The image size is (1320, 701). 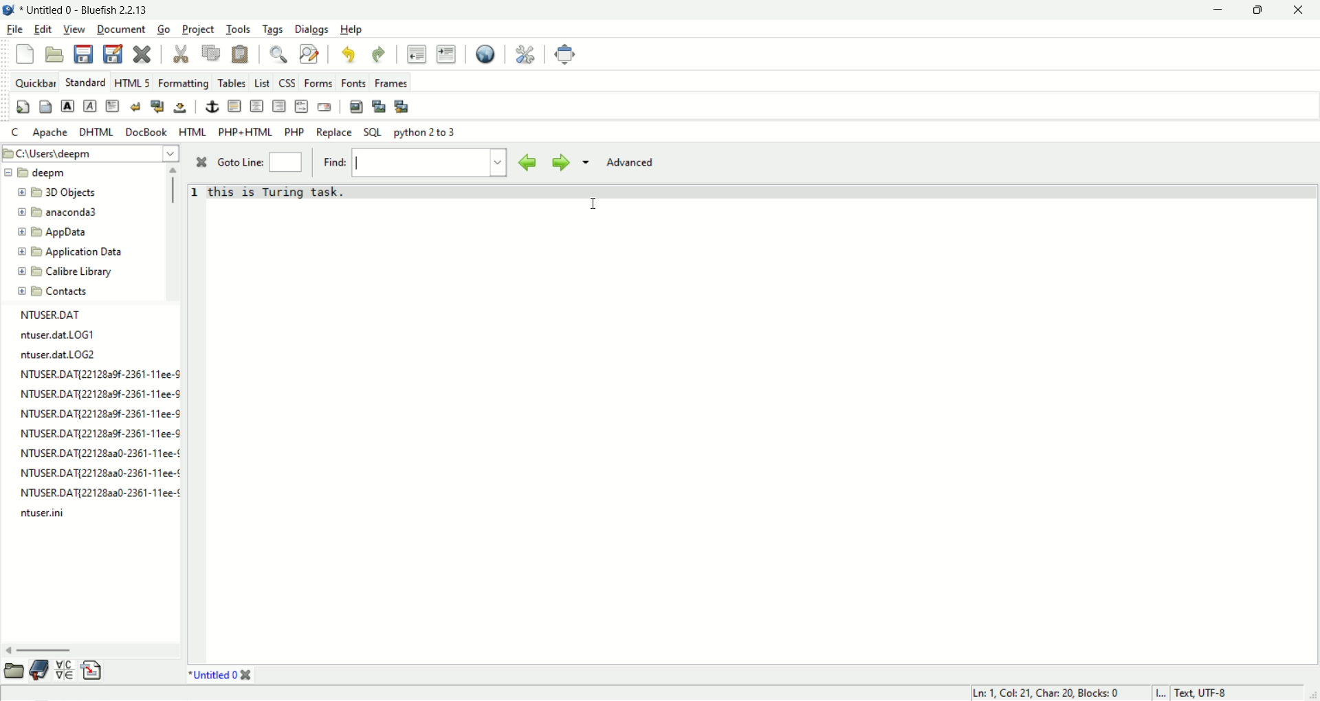 What do you see at coordinates (211, 54) in the screenshot?
I see `copy` at bounding box center [211, 54].